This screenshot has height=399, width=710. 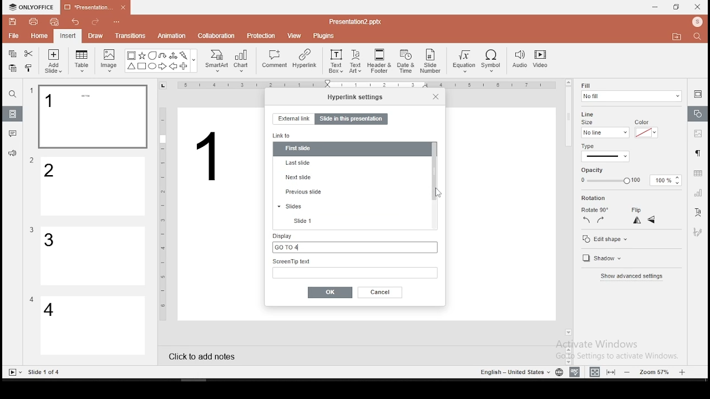 I want to click on , so click(x=32, y=230).